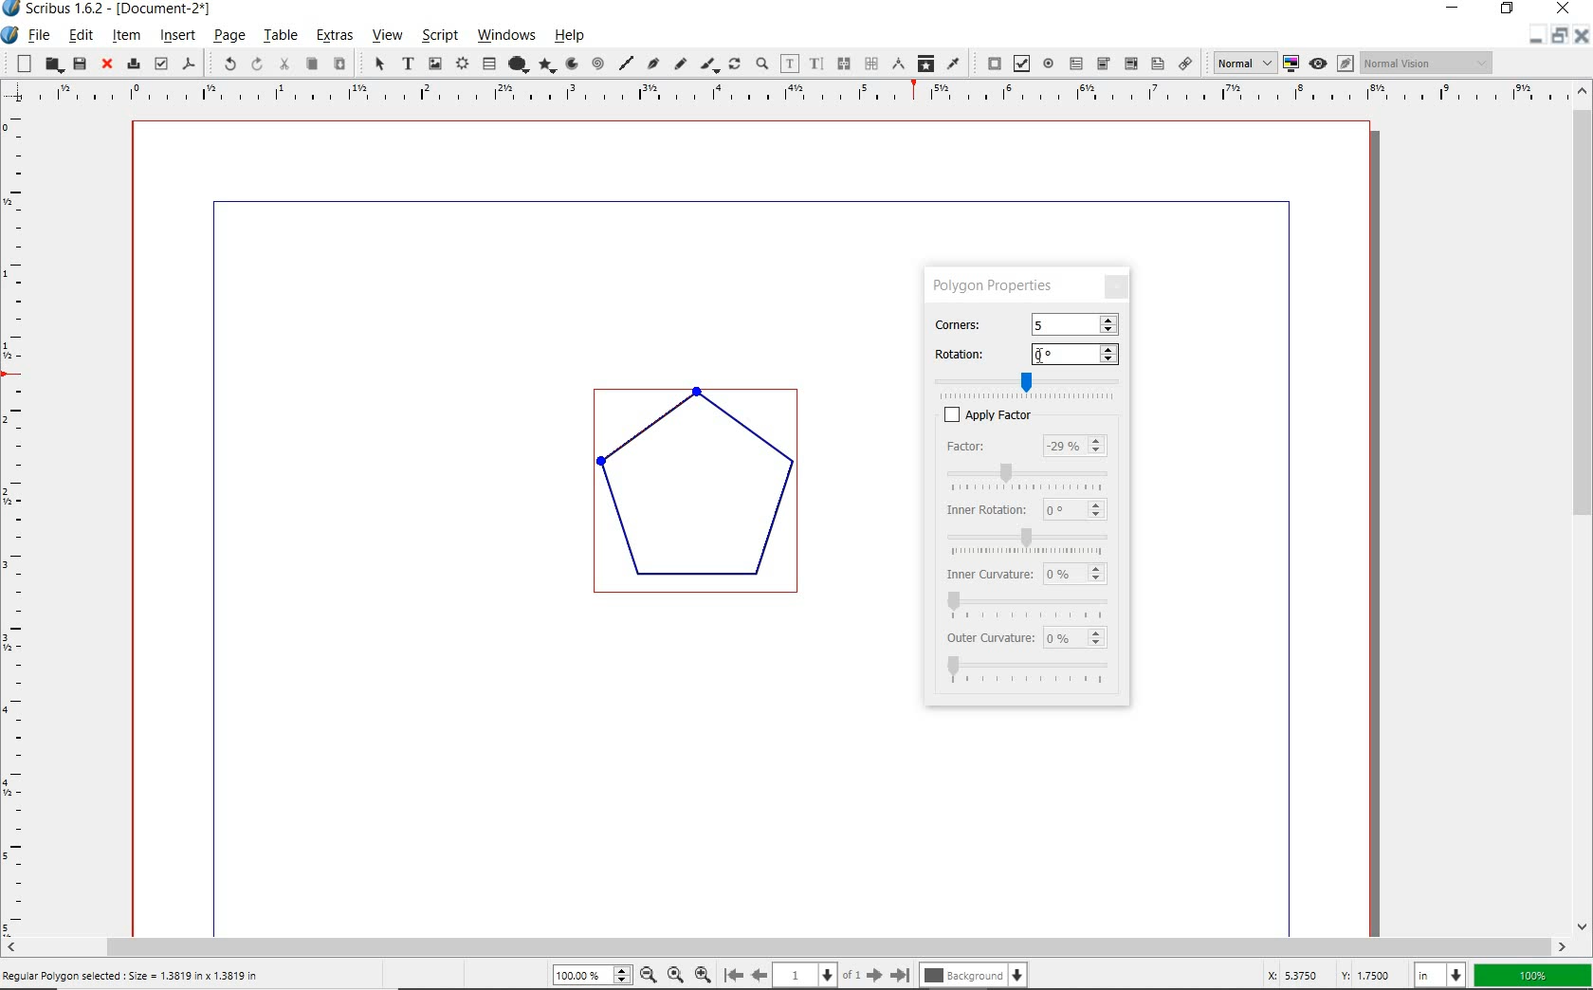 This screenshot has height=990, width=1593. I want to click on render frame, so click(462, 62).